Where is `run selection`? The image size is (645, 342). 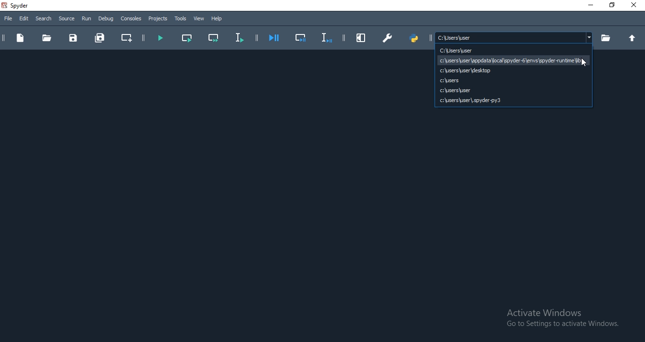 run selection is located at coordinates (239, 38).